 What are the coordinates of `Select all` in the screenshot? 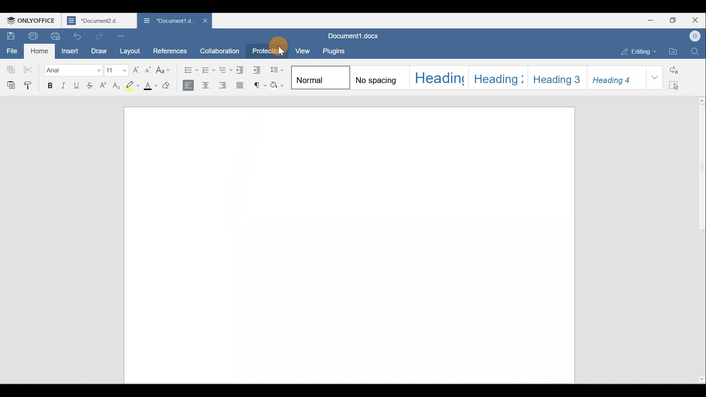 It's located at (675, 85).